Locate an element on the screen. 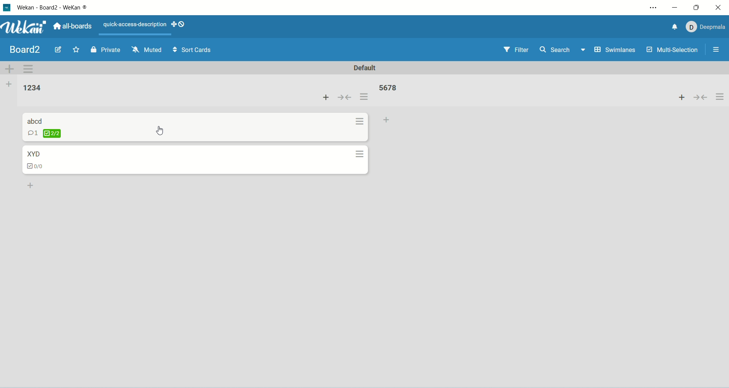 This screenshot has width=729, height=388. options is located at coordinates (360, 123).